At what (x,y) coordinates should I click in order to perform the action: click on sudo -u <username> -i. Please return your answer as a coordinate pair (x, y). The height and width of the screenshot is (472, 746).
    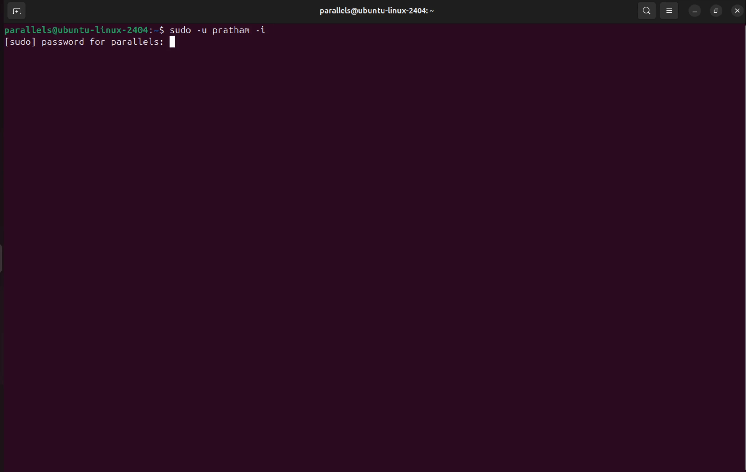
    Looking at the image, I should click on (225, 29).